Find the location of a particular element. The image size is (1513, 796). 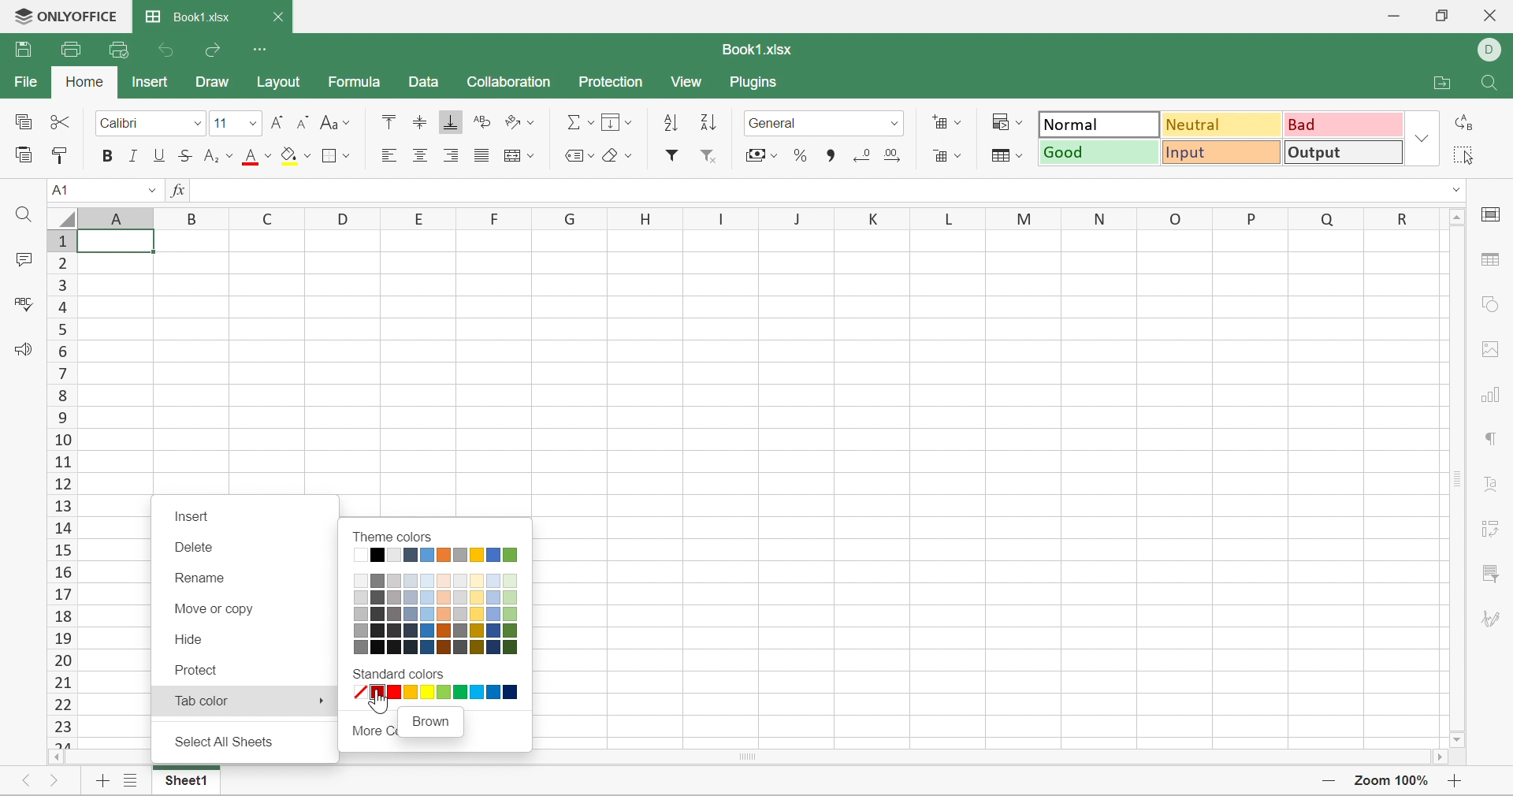

More is located at coordinates (316, 699).